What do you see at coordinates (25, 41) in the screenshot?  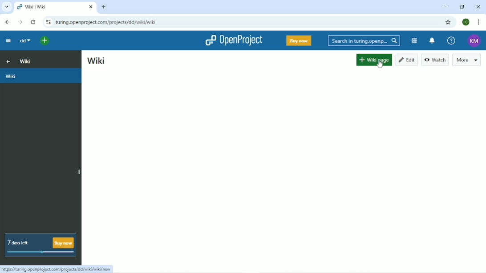 I see `dd` at bounding box center [25, 41].